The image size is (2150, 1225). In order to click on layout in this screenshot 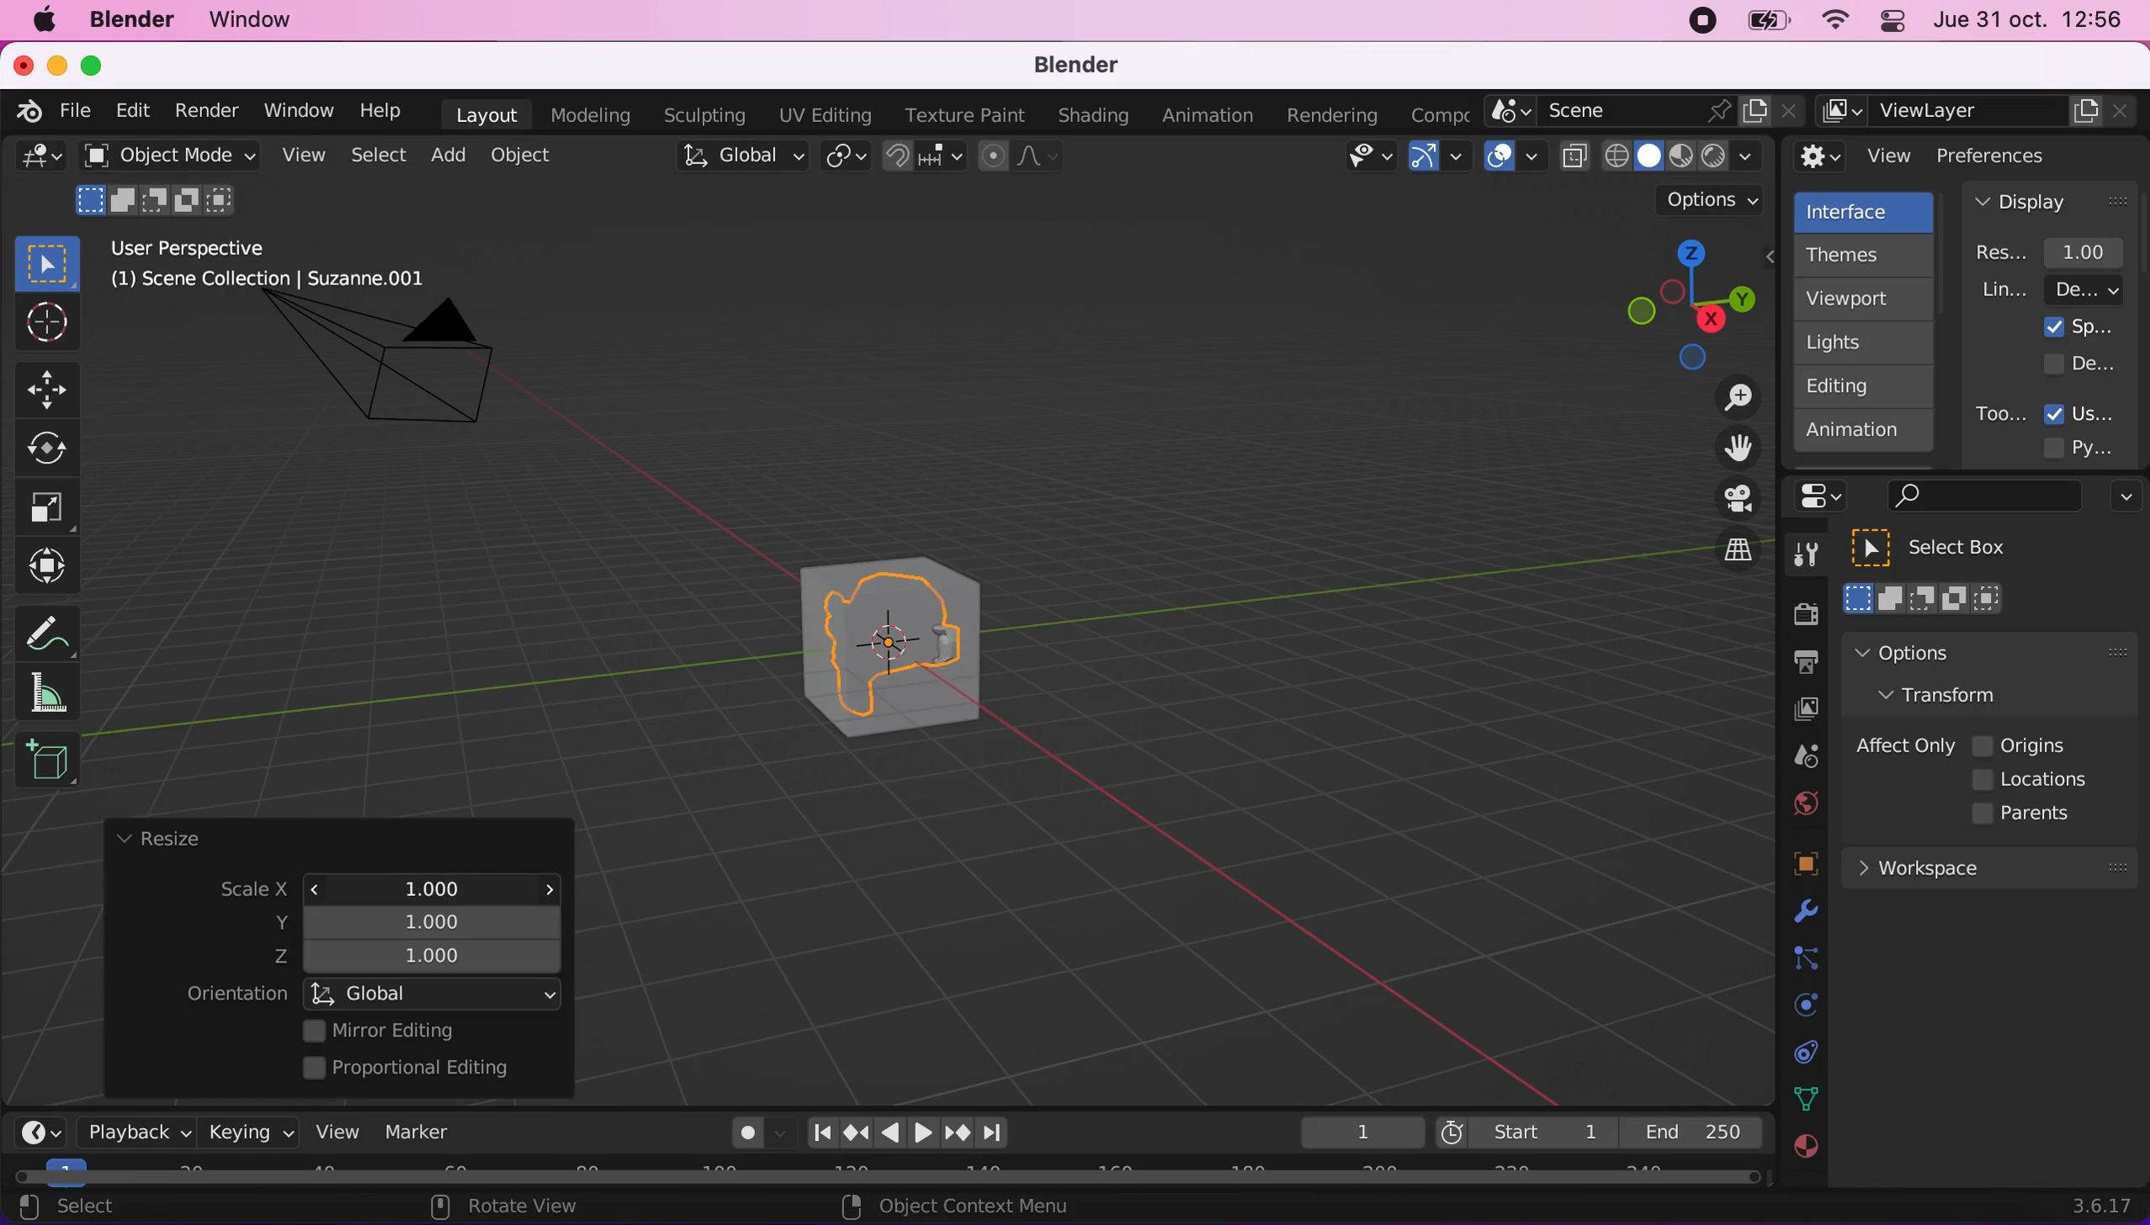, I will do `click(486, 114)`.